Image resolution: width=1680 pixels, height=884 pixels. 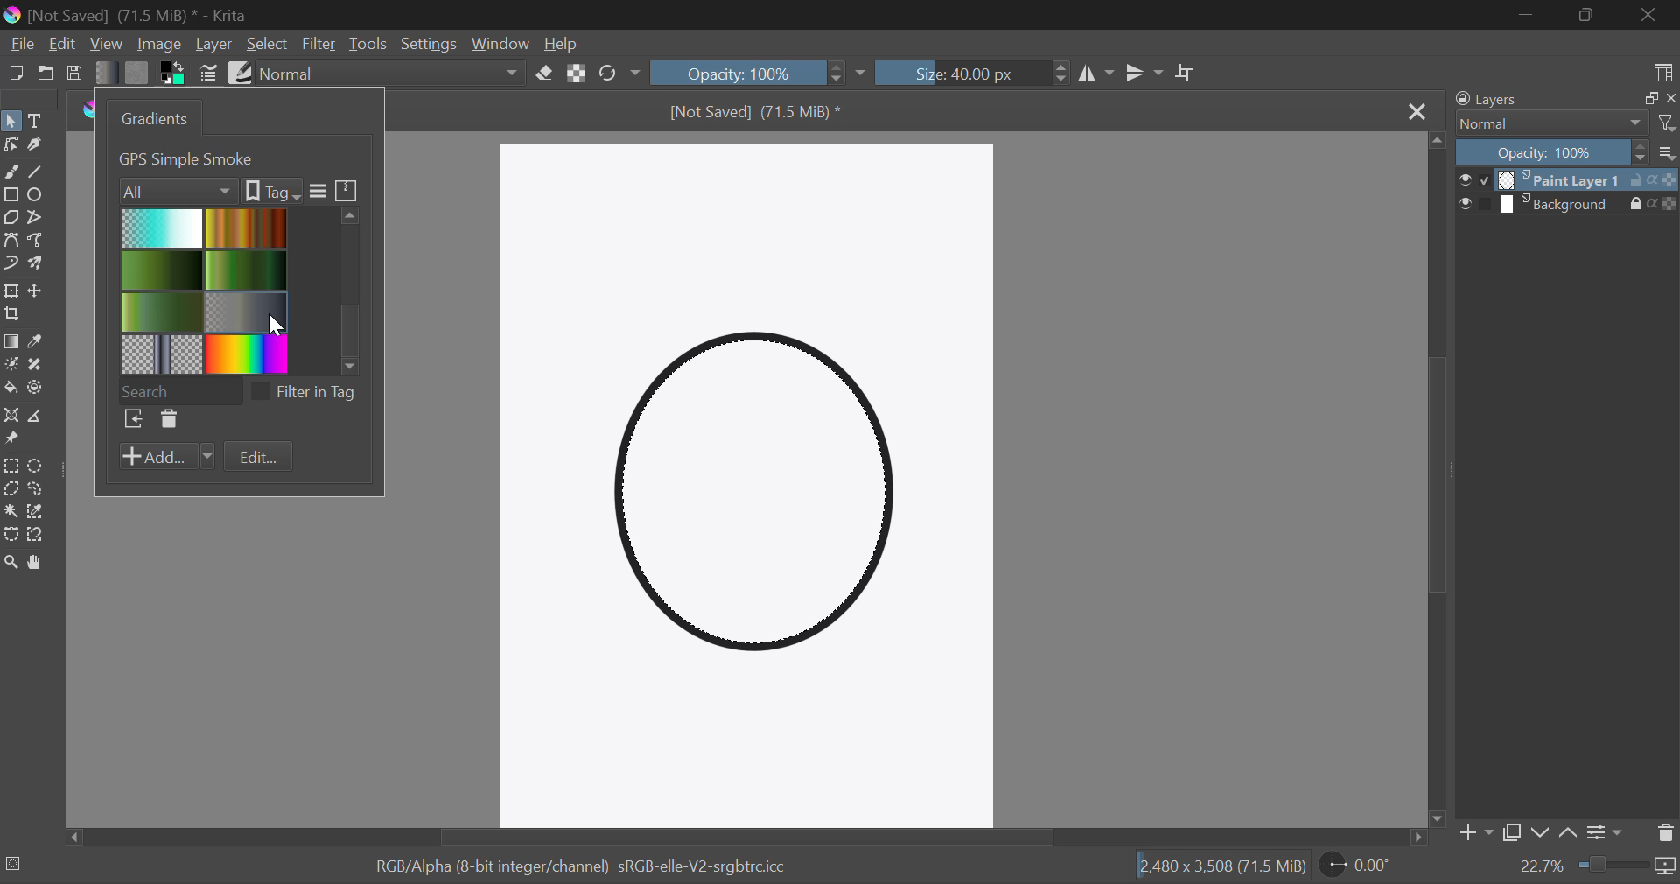 What do you see at coordinates (10, 146) in the screenshot?
I see `Edit Shapes` at bounding box center [10, 146].